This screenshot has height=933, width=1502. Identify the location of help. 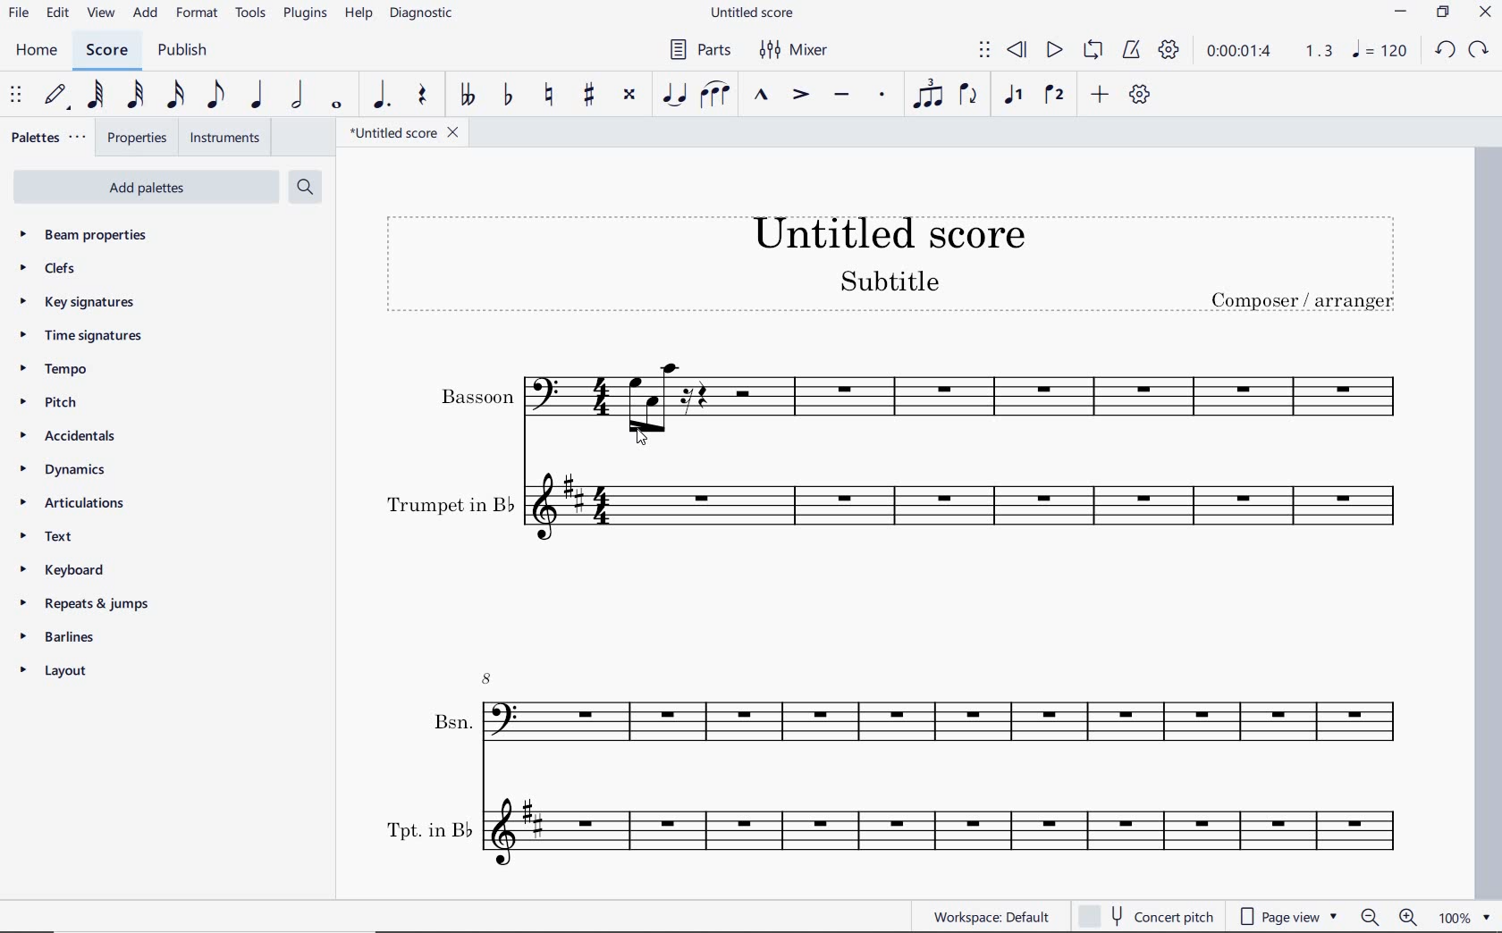
(359, 13).